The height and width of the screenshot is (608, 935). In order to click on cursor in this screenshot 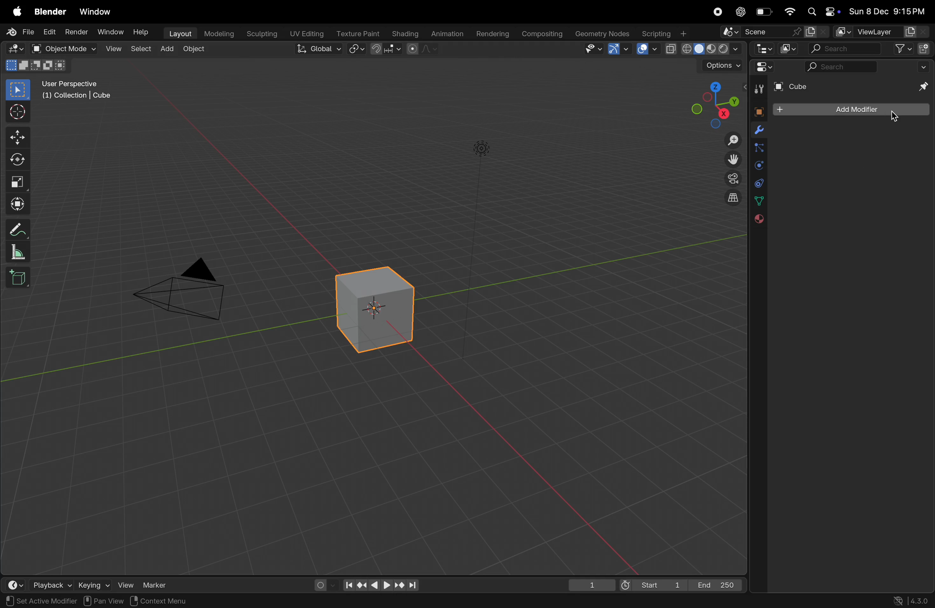, I will do `click(896, 116)`.